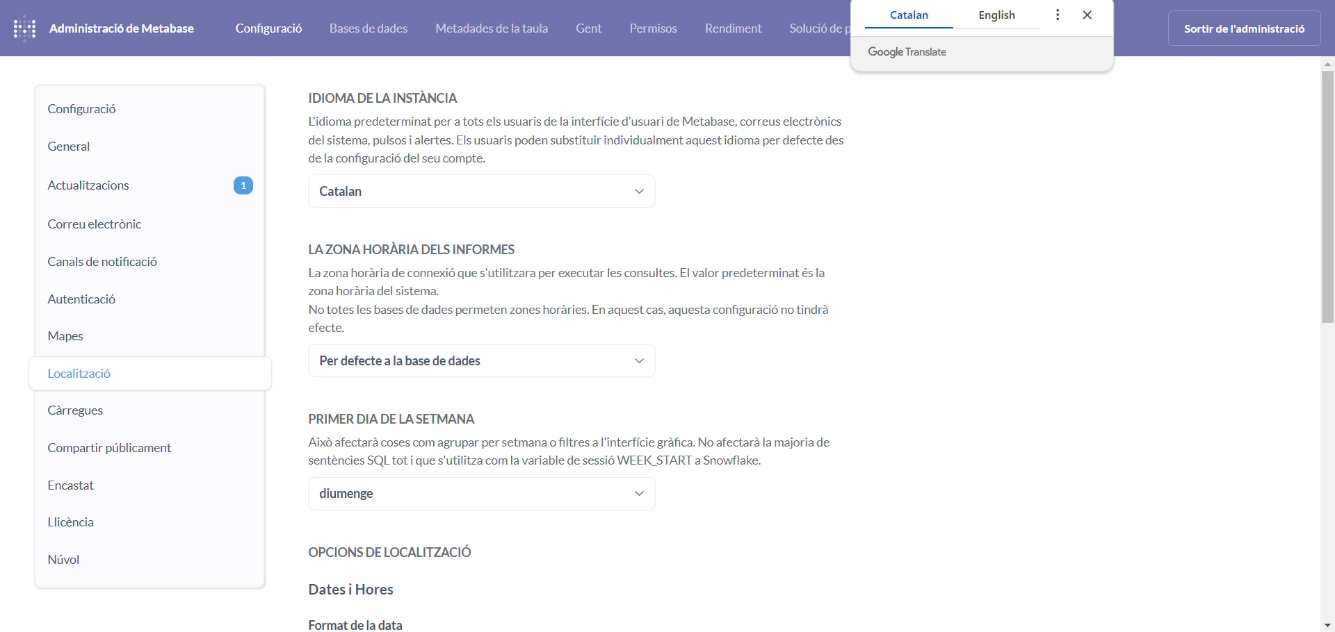 This screenshot has height=632, width=1335. What do you see at coordinates (1007, 15) in the screenshot?
I see `english` at bounding box center [1007, 15].